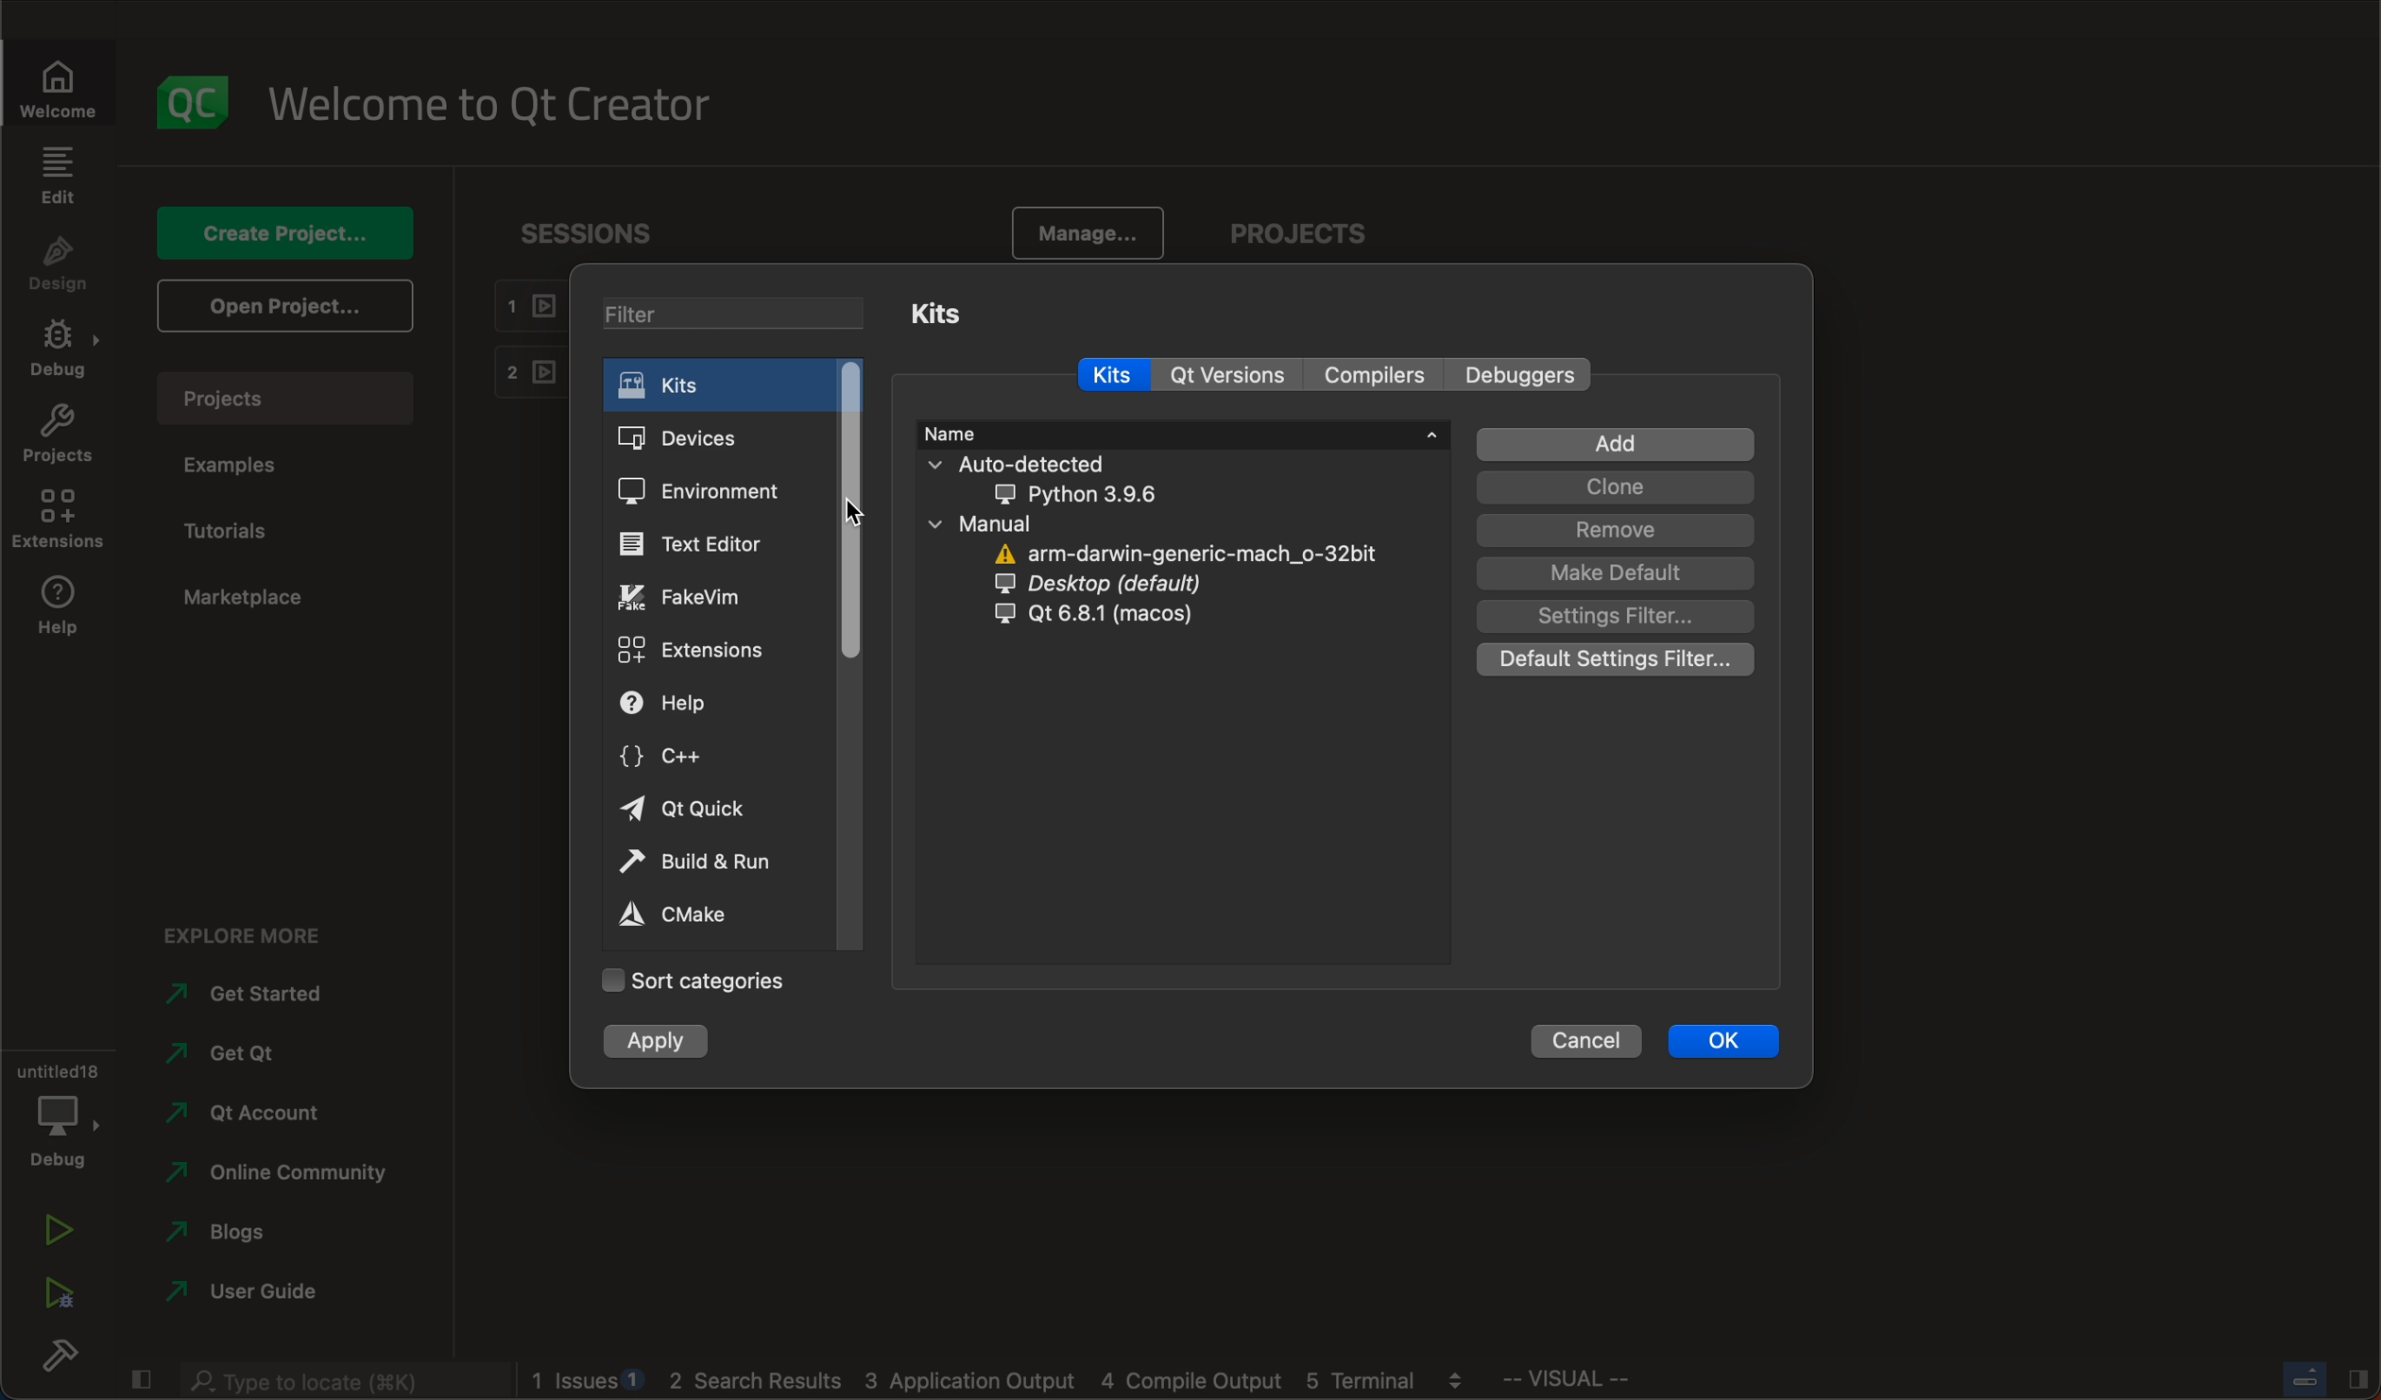 The height and width of the screenshot is (1400, 2381). Describe the element at coordinates (2316, 1381) in the screenshot. I see `close slidebar` at that location.